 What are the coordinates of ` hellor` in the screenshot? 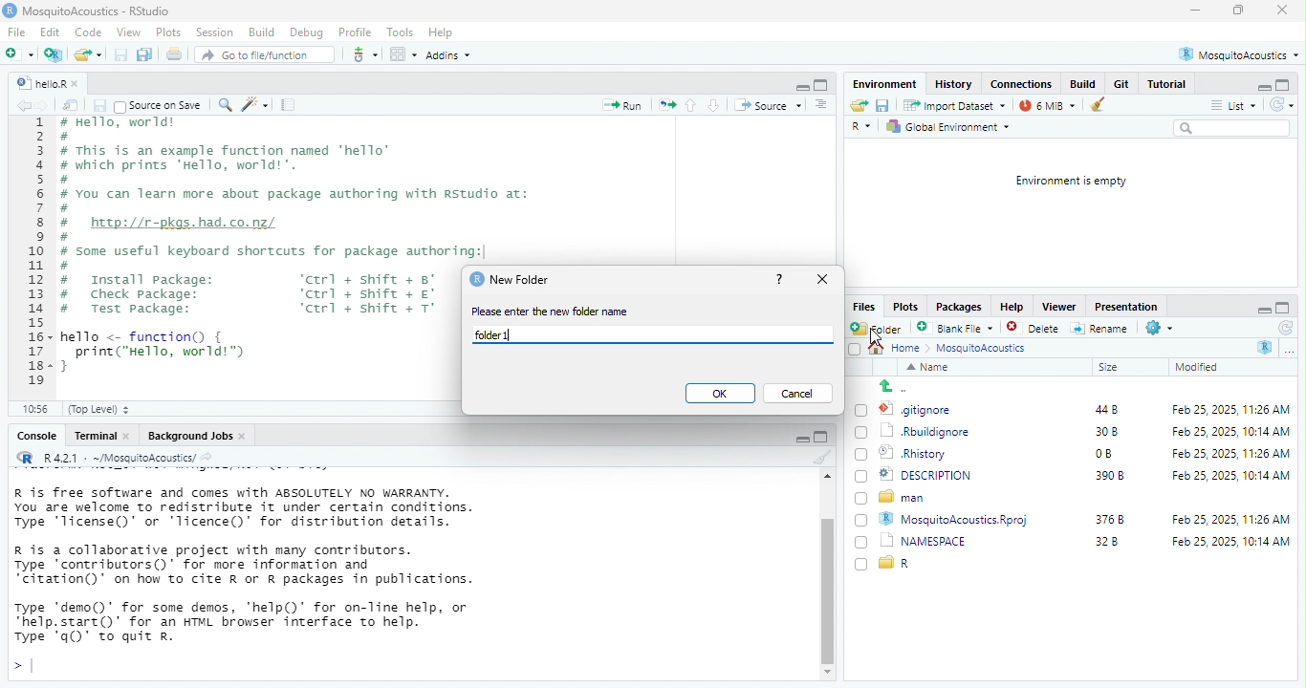 It's located at (39, 84).